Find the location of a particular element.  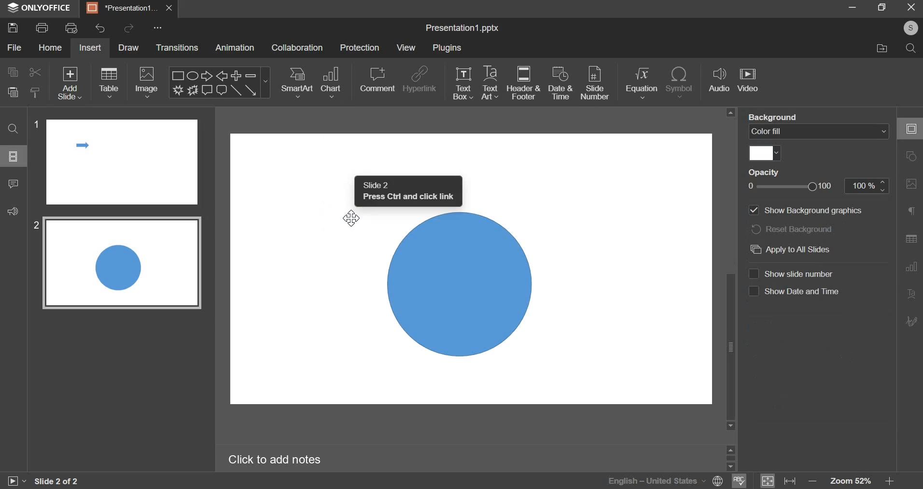

print preview is located at coordinates (71, 27).